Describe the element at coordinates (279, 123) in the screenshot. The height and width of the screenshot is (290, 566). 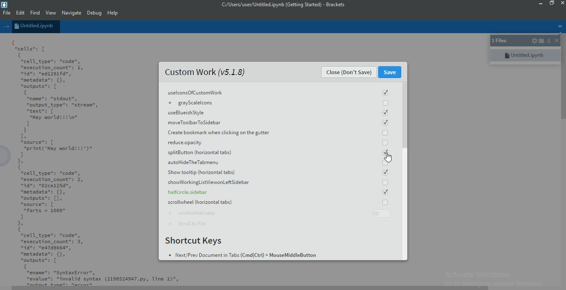
I see `moveToolbarToSidebar` at that location.